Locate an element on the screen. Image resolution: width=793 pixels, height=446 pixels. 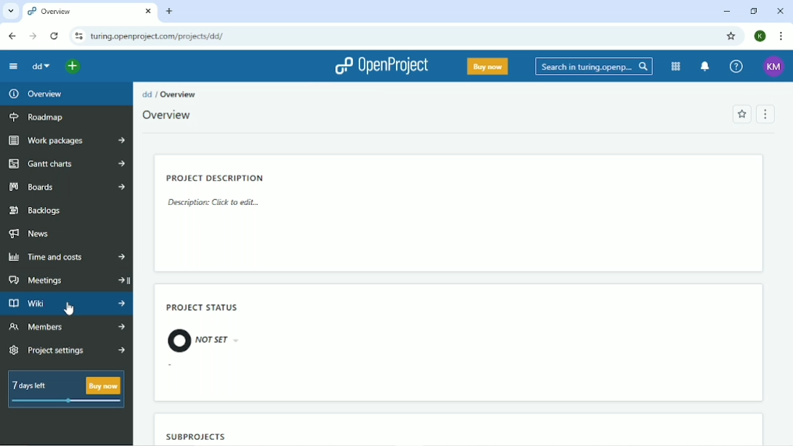
Roadmap is located at coordinates (40, 117).